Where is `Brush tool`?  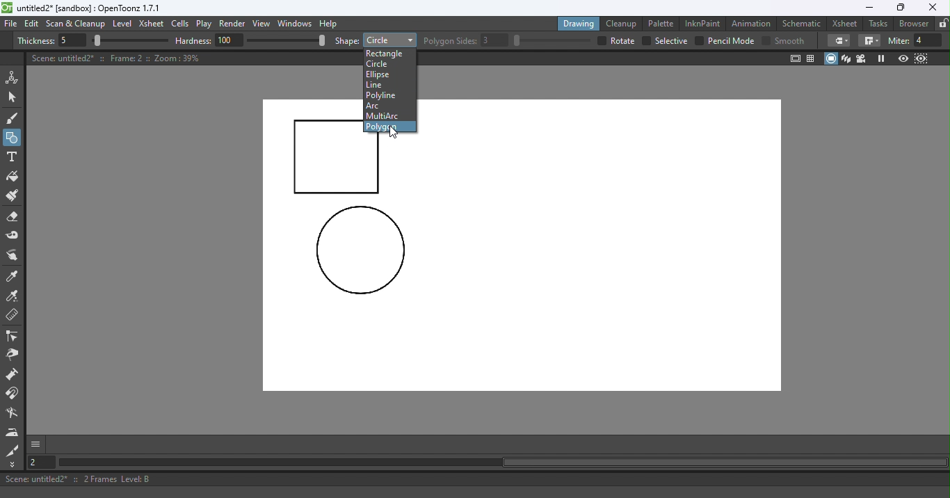 Brush tool is located at coordinates (15, 118).